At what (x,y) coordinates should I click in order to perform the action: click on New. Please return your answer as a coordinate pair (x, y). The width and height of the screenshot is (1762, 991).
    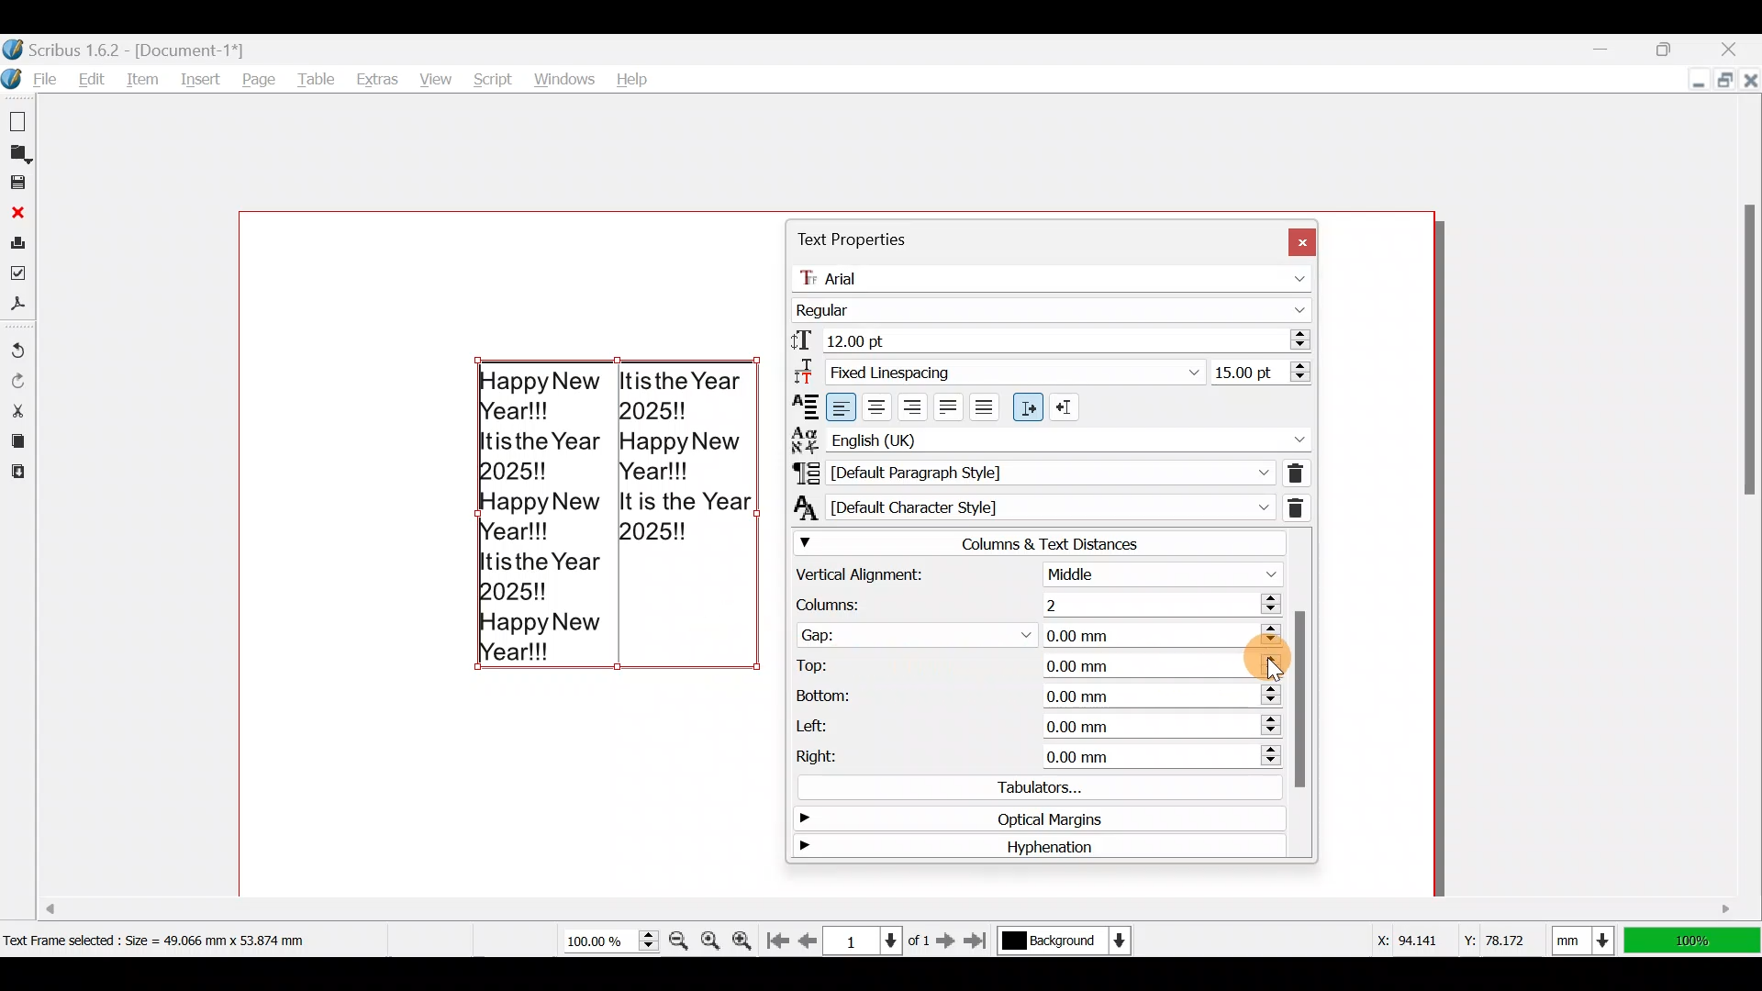
    Looking at the image, I should click on (20, 120).